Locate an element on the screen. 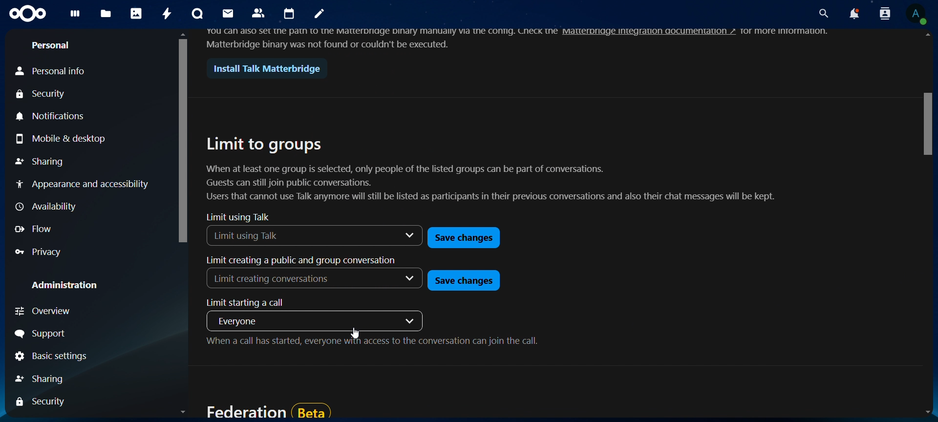 The image size is (938, 422). everyone is located at coordinates (317, 323).